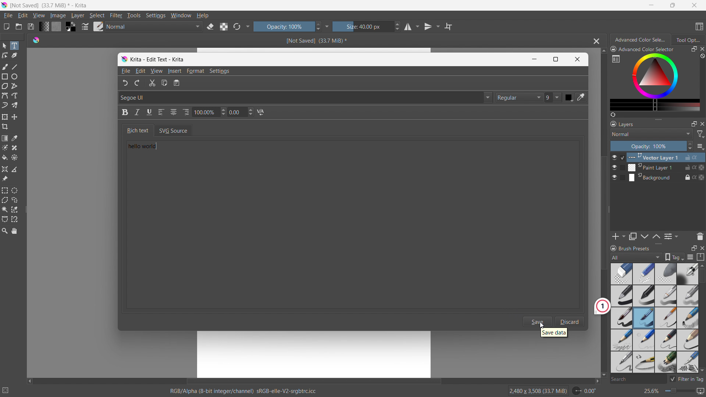 The width and height of the screenshot is (706, 397). I want to click on tool options, so click(688, 39).